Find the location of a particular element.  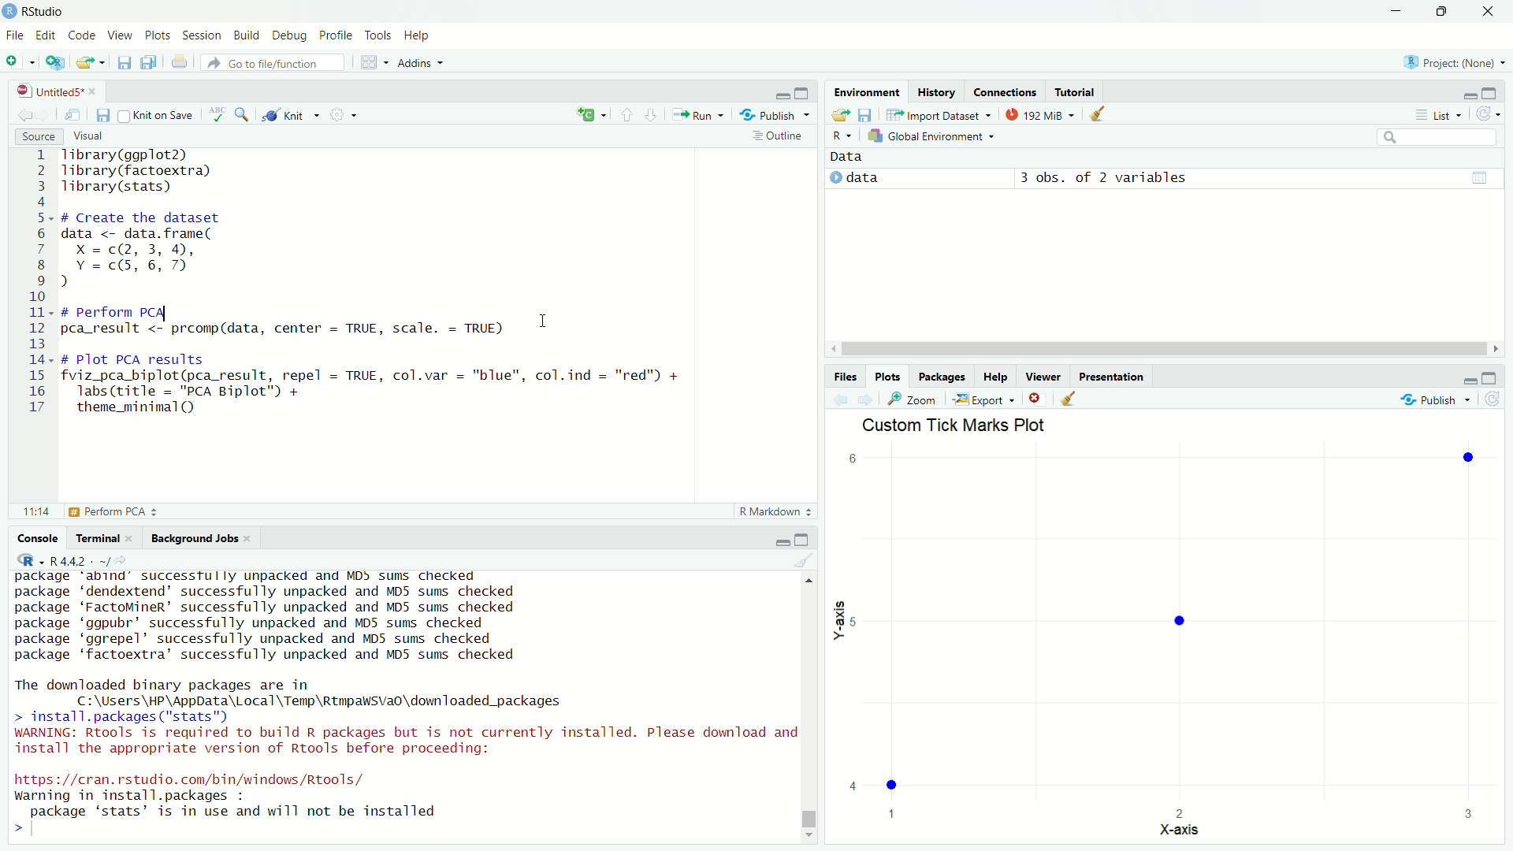

spelling check is located at coordinates (219, 114).